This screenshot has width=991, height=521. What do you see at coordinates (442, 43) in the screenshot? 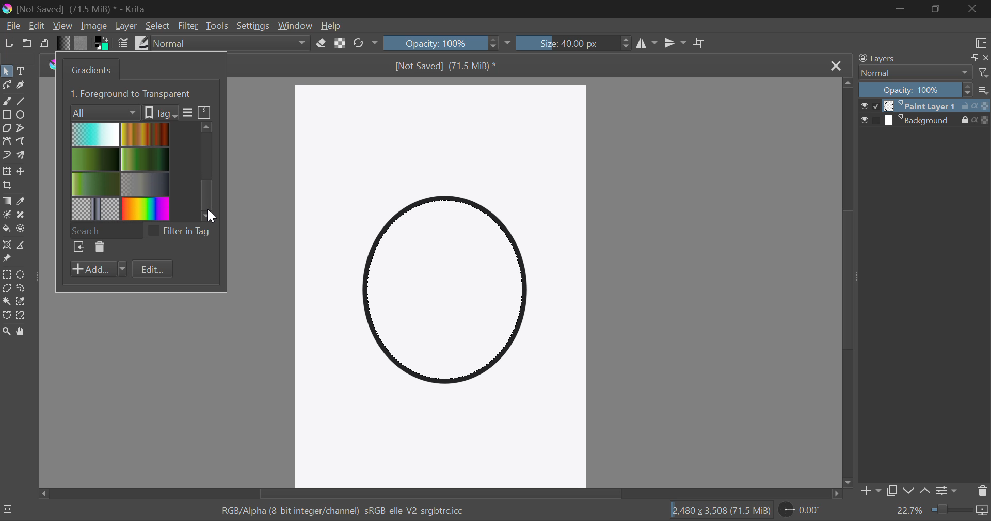
I see `Opacity` at bounding box center [442, 43].